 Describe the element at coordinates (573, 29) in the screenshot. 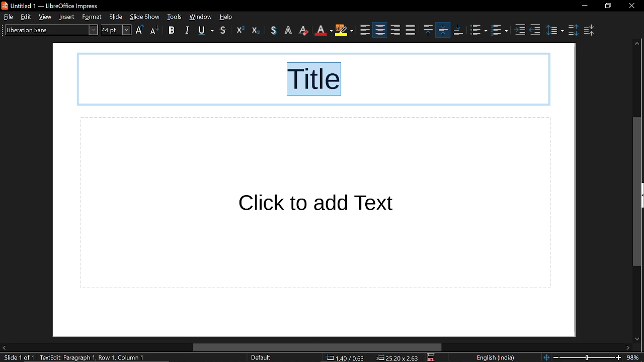

I see `increase paragraph spacing` at that location.